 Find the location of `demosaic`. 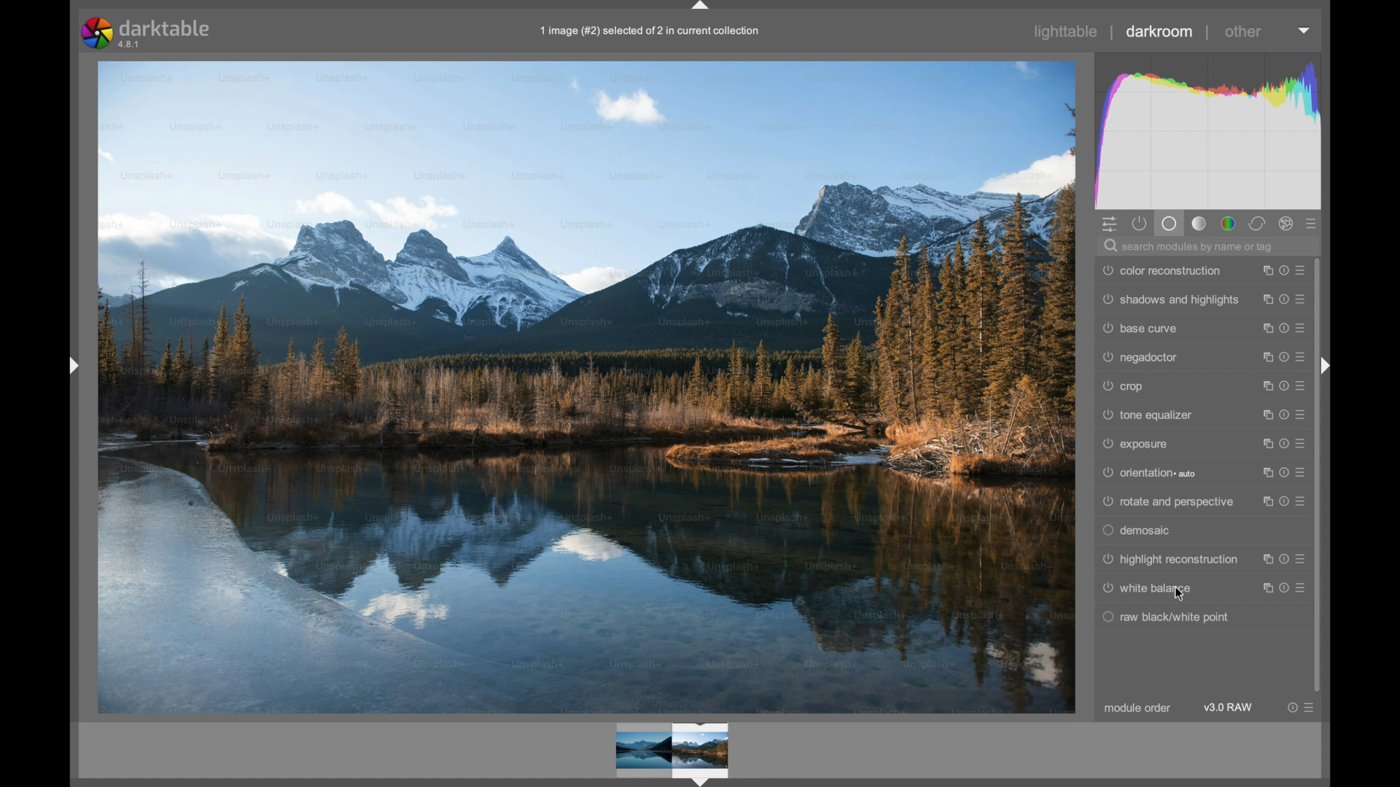

demosaic is located at coordinates (1137, 530).